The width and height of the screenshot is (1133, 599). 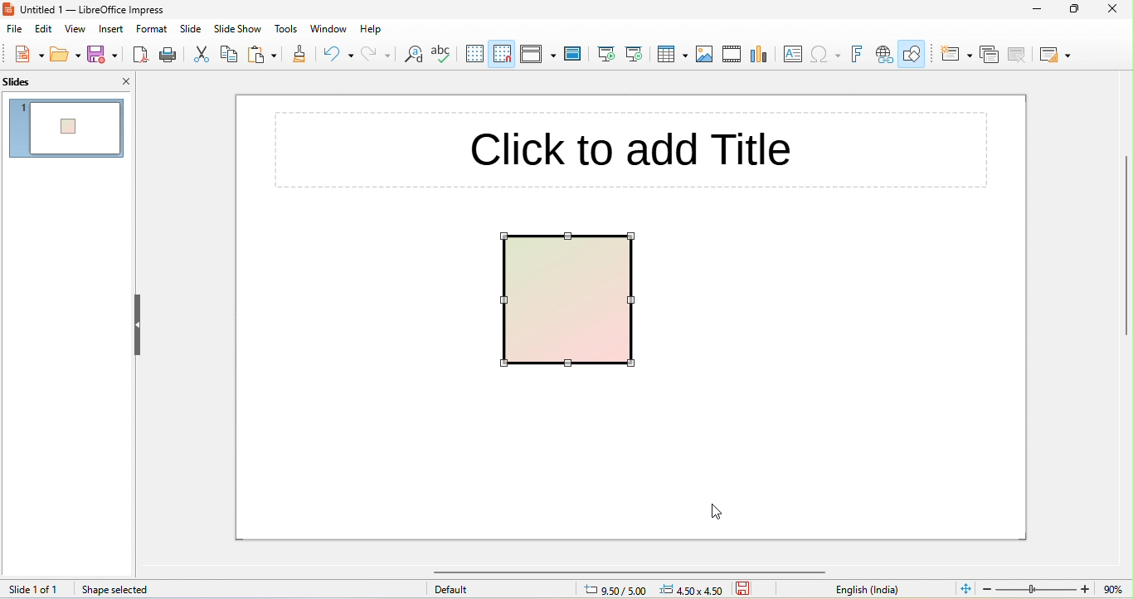 What do you see at coordinates (607, 54) in the screenshot?
I see `start from beginning` at bounding box center [607, 54].